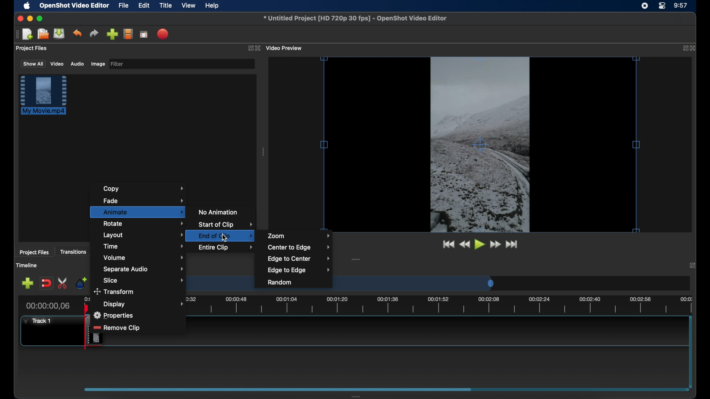 The image size is (710, 399). Describe the element at coordinates (46, 283) in the screenshot. I see `disable snapping` at that location.